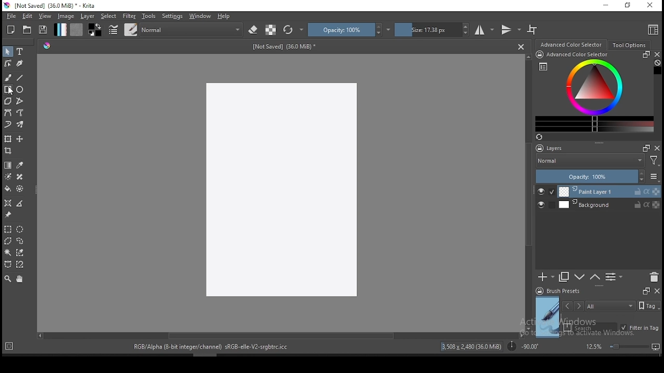 Image resolution: width=664 pixels, height=373 pixels. I want to click on  close window, so click(651, 6).